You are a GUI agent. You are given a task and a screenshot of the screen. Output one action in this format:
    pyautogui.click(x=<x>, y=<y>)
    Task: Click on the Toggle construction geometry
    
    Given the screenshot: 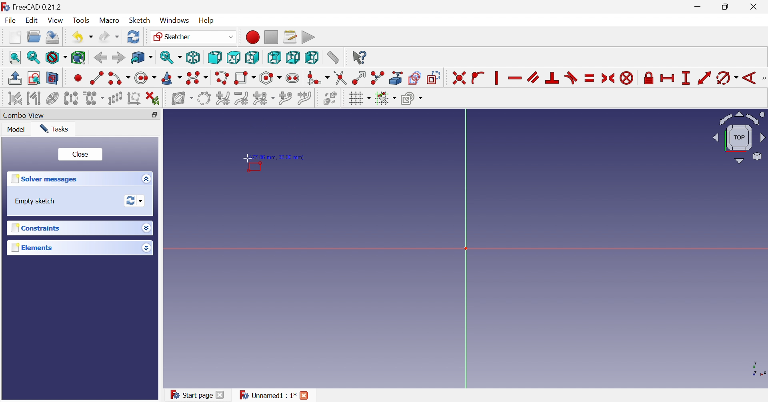 What is the action you would take?
    pyautogui.click(x=434, y=78)
    